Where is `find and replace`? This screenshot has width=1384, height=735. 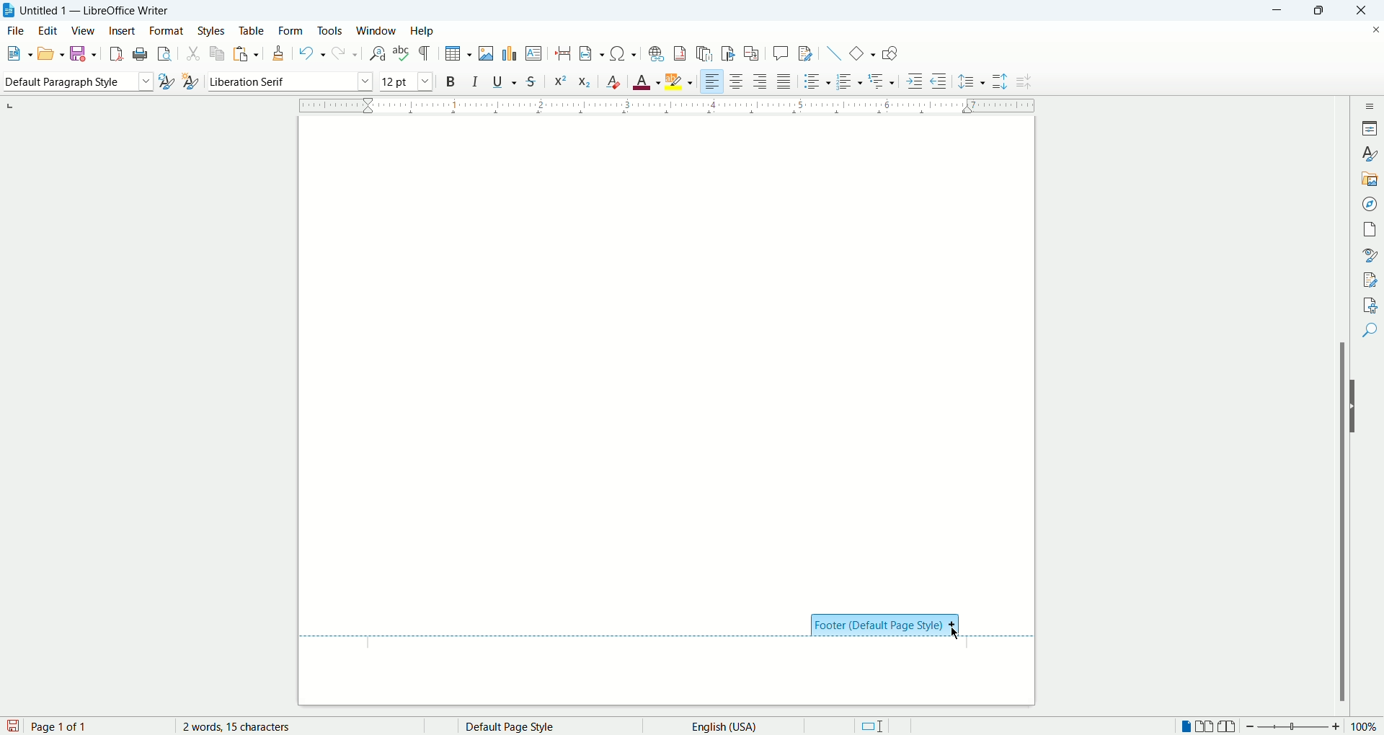 find and replace is located at coordinates (376, 53).